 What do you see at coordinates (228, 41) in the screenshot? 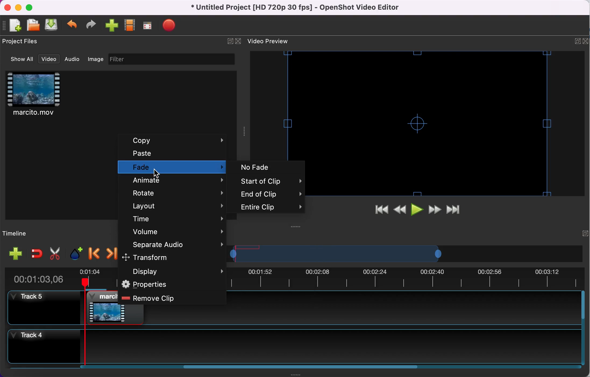
I see `expand/hide` at bounding box center [228, 41].